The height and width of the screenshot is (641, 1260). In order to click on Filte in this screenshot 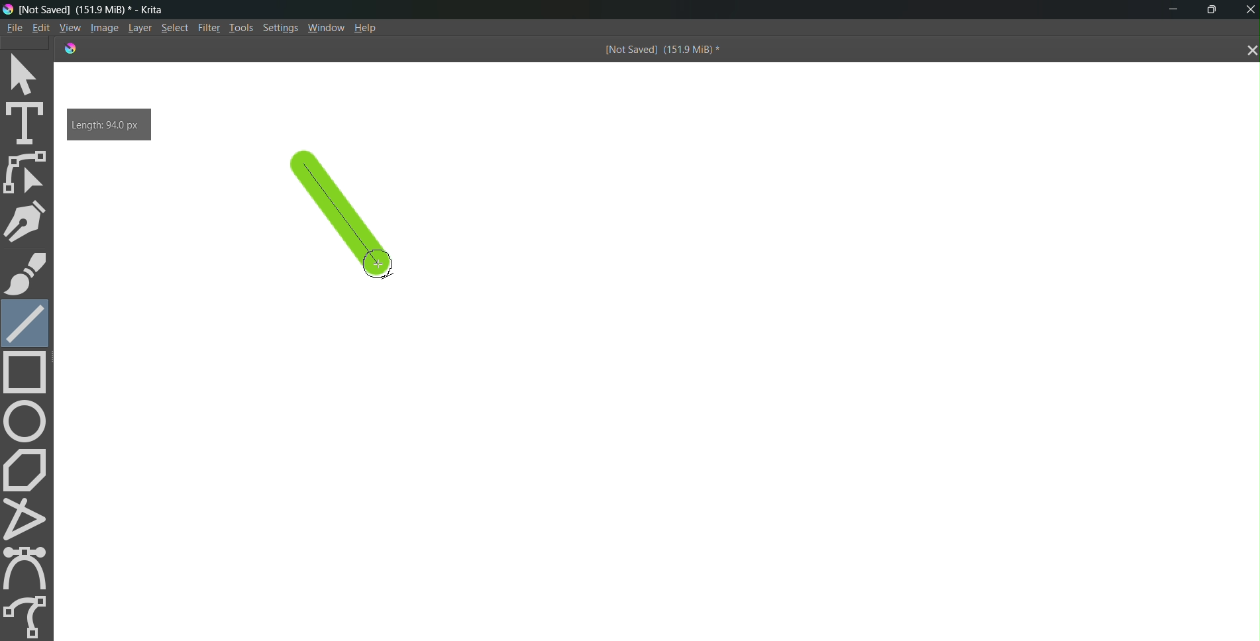, I will do `click(206, 26)`.